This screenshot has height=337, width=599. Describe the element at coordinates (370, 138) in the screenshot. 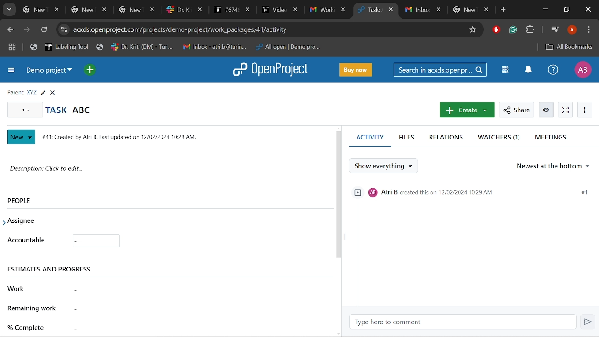

I see `Activity` at that location.